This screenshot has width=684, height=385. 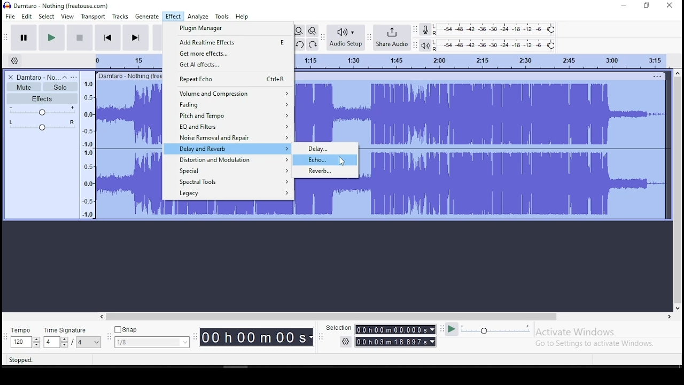 I want to click on pan, so click(x=42, y=125).